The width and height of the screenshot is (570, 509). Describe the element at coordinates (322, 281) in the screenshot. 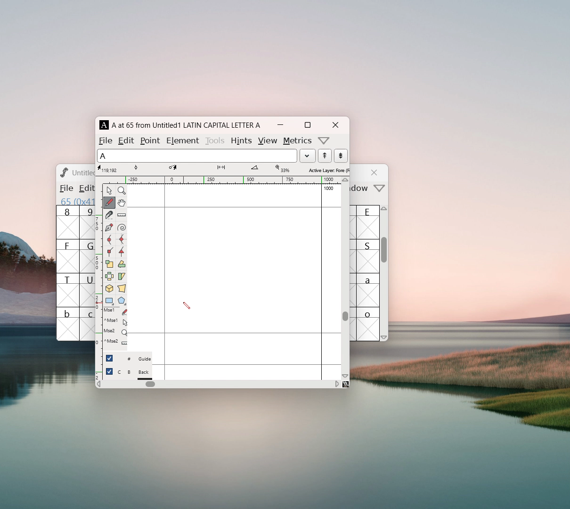

I see `right side bearing` at that location.